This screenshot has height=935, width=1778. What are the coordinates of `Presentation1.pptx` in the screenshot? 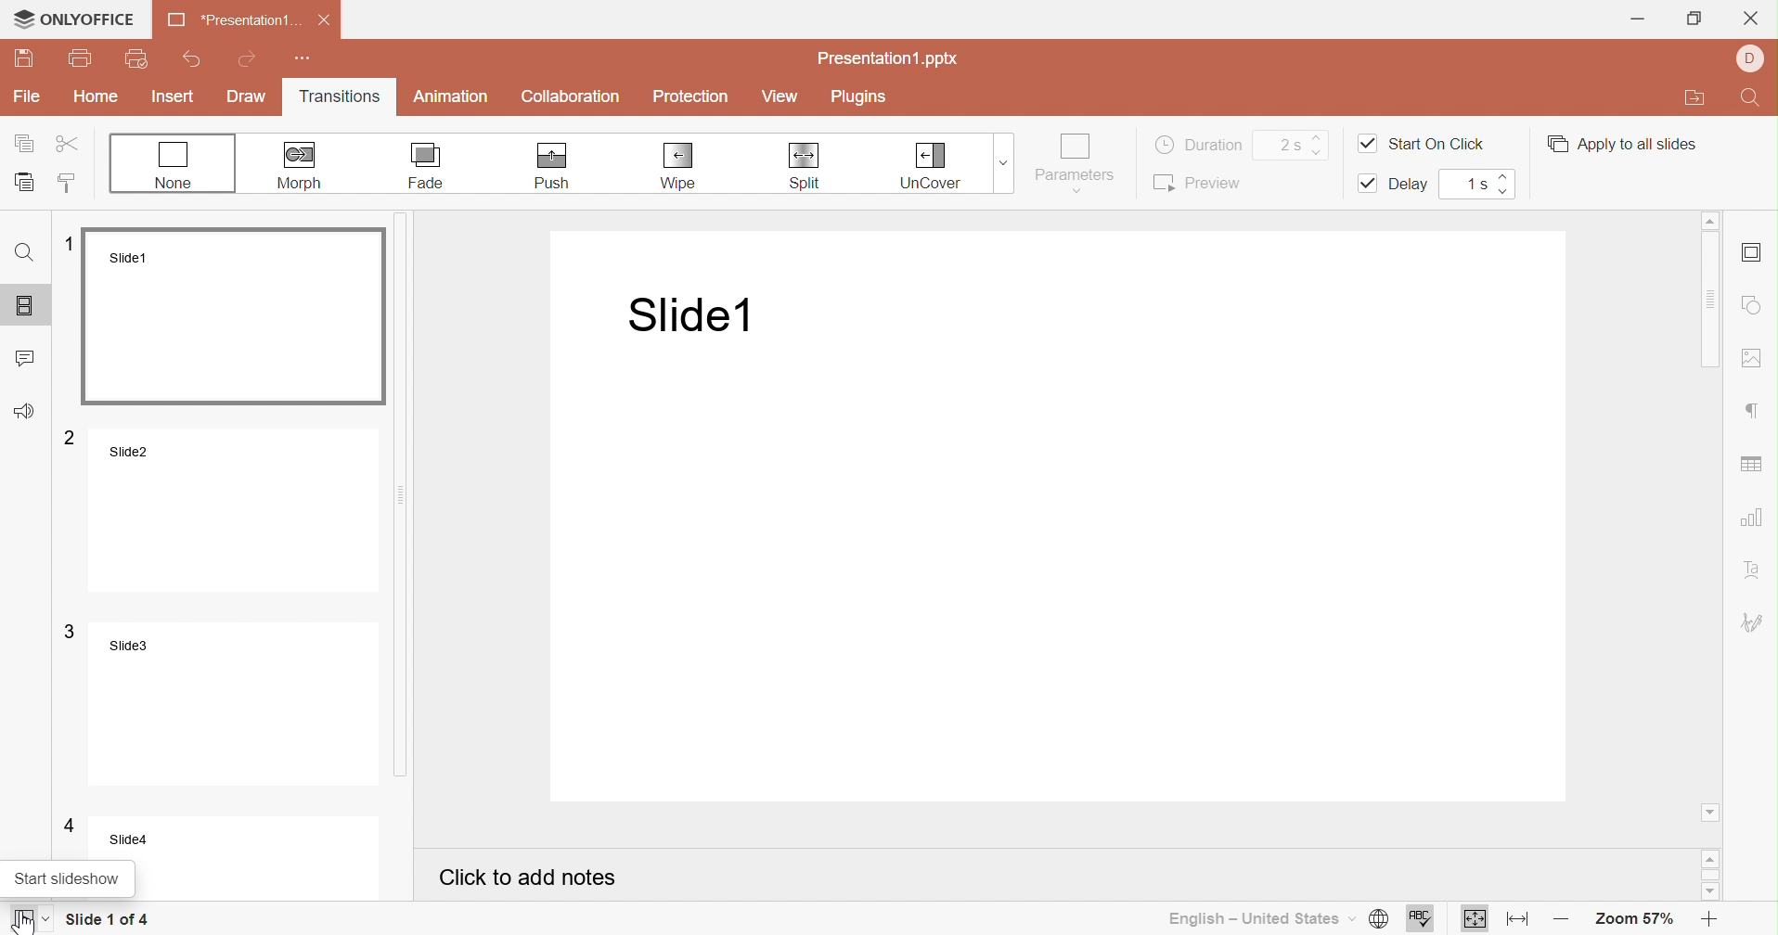 It's located at (890, 60).